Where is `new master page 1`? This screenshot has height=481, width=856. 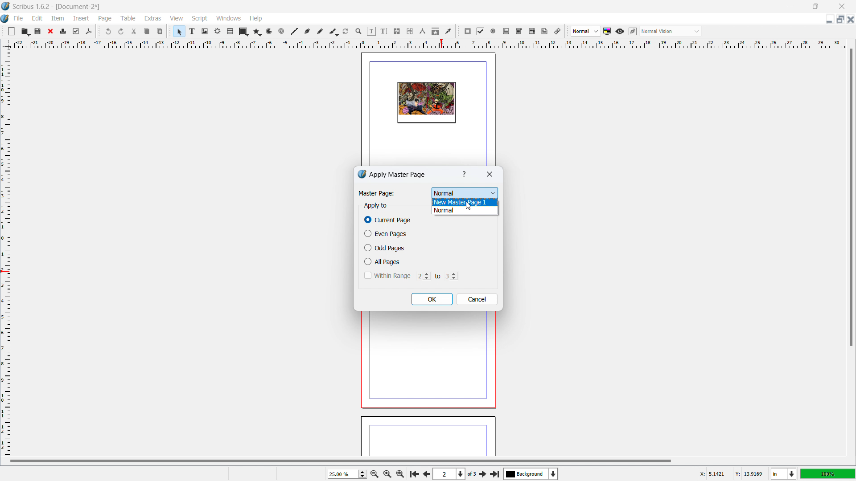 new master page 1 is located at coordinates (465, 202).